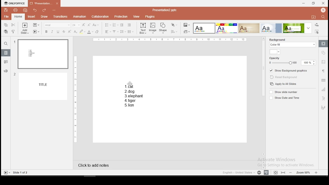 The height and width of the screenshot is (185, 329). What do you see at coordinates (44, 11) in the screenshot?
I see `redo` at bounding box center [44, 11].